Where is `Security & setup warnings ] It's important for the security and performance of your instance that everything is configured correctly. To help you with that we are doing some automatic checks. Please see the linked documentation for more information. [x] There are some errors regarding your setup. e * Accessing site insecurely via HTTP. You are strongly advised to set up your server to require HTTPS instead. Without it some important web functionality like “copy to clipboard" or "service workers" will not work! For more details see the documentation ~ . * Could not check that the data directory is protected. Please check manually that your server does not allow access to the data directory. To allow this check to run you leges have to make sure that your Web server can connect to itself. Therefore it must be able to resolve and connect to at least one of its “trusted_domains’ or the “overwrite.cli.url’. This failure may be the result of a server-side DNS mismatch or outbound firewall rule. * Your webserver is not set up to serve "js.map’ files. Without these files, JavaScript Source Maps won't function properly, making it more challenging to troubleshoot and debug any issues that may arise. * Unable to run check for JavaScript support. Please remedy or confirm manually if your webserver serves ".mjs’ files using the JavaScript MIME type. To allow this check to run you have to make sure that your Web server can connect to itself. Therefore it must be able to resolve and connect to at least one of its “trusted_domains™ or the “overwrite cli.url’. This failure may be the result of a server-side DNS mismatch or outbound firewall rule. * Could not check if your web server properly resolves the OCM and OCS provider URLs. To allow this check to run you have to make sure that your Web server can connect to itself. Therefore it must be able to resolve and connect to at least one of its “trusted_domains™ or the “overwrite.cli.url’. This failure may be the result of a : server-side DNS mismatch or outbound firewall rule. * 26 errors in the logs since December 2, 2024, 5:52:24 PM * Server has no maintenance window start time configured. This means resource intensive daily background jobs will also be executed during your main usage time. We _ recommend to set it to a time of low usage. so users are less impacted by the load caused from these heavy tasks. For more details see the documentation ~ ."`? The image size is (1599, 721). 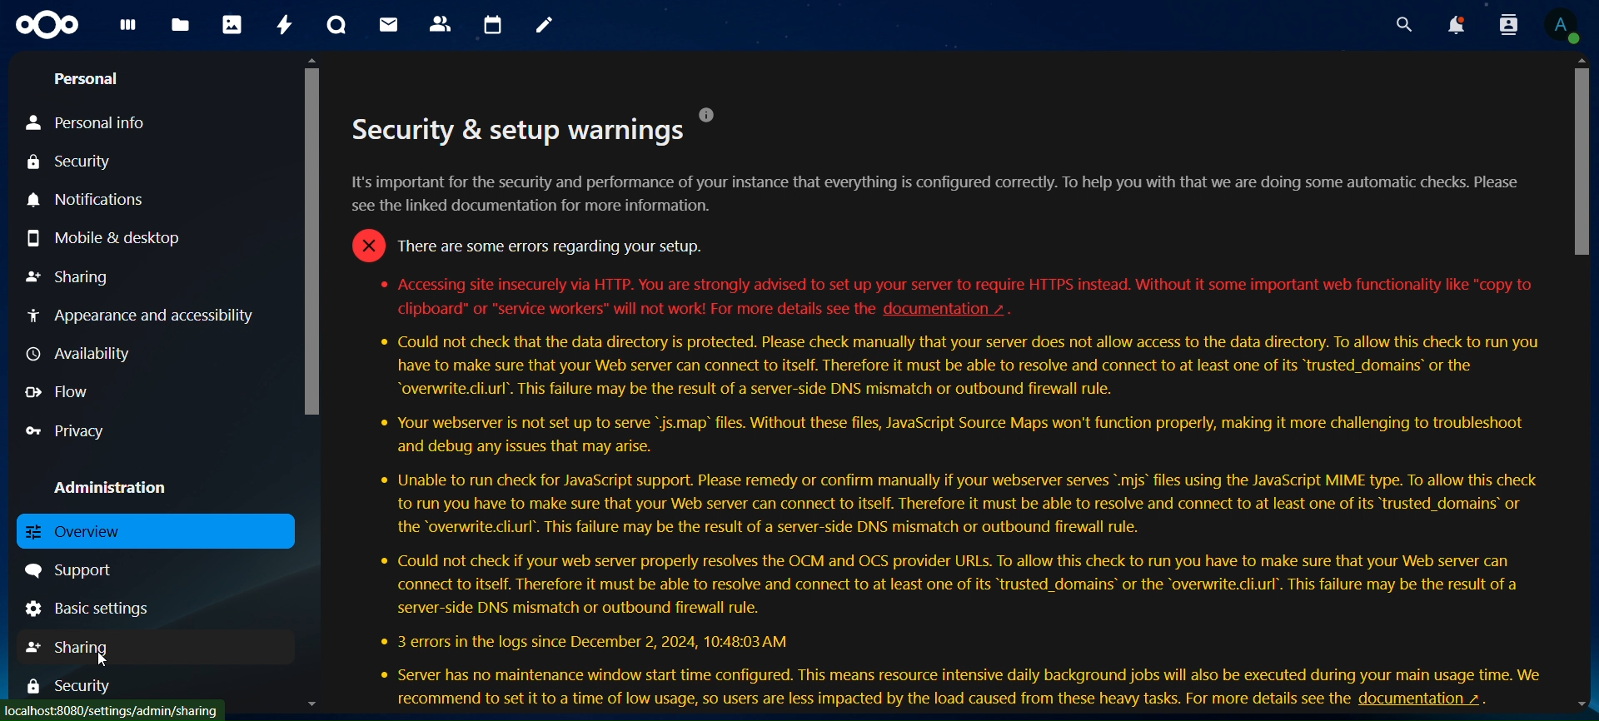
Security & setup warnings ] It's important for the security and performance of your instance that everything is configured correctly. To help you with that we are doing some automatic checks. Please see the linked documentation for more information. [x] There are some errors regarding your setup. e * Accessing site insecurely via HTTP. You are strongly advised to set up your server to require HTTPS instead. Without it some important web functionality like “copy to clipboard" or "service workers" will not work! For more details see the documentation ~ . * Could not check that the data directory is protected. Please check manually that your server does not allow access to the data directory. To allow this check to run you leges have to make sure that your Web server can connect to itself. Therefore it must be able to resolve and connect to at least one of its “trusted_domains’ or the “overwrite.cli.url’. This failure may be the result of a server-side DNS mismatch or outbound firewall rule. * Your webserver is not set up to serve "js.map’ files. Without these files, JavaScript Source Maps won't function properly, making it more challenging to troubleshoot and debug any issues that may arise. * Unable to run check for JavaScript support. Please remedy or confirm manually if your webserver serves ".mjs’ files using the JavaScript MIME type. To allow this check to run you have to make sure that your Web server can connect to itself. Therefore it must be able to resolve and connect to at least one of its “trusted_domains™ or the “overwrite cli.url’. This failure may be the result of a server-side DNS mismatch or outbound firewall rule. * Could not check if your web server properly resolves the OCM and OCS provider URLs. To allow this check to run you have to make sure that your Web server can connect to itself. Therefore it must be able to resolve and connect to at least one of its “trusted_domains™ or the “overwrite.cli.url’. This failure may be the result of a : server-side DNS mismatch or outbound firewall rule. * 26 errors in the logs since December 2, 2024, 5:52:24 PM * Server has no maintenance window start time configured. This means resource intensive daily background jobs will also be executed during your main usage time. We _ recommend to set it to a time of low usage. so users are less impacted by the load caused from these heavy tasks. For more details see the documentation ~ ." is located at coordinates (949, 405).